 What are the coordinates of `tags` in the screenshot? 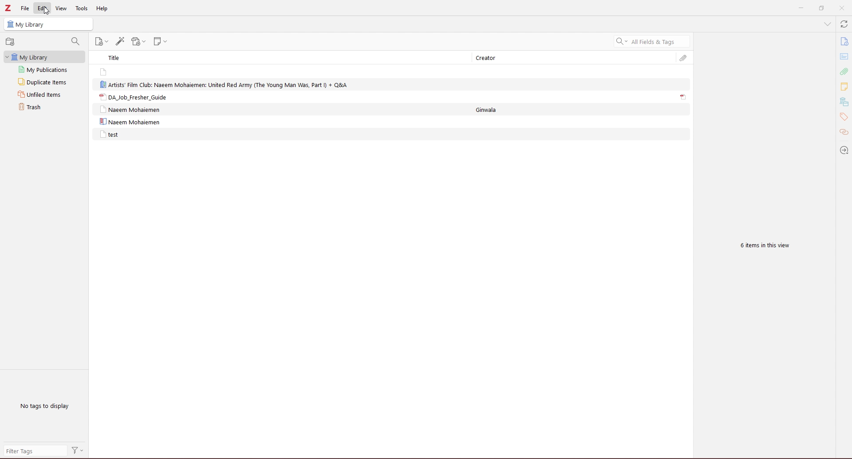 It's located at (844, 117).